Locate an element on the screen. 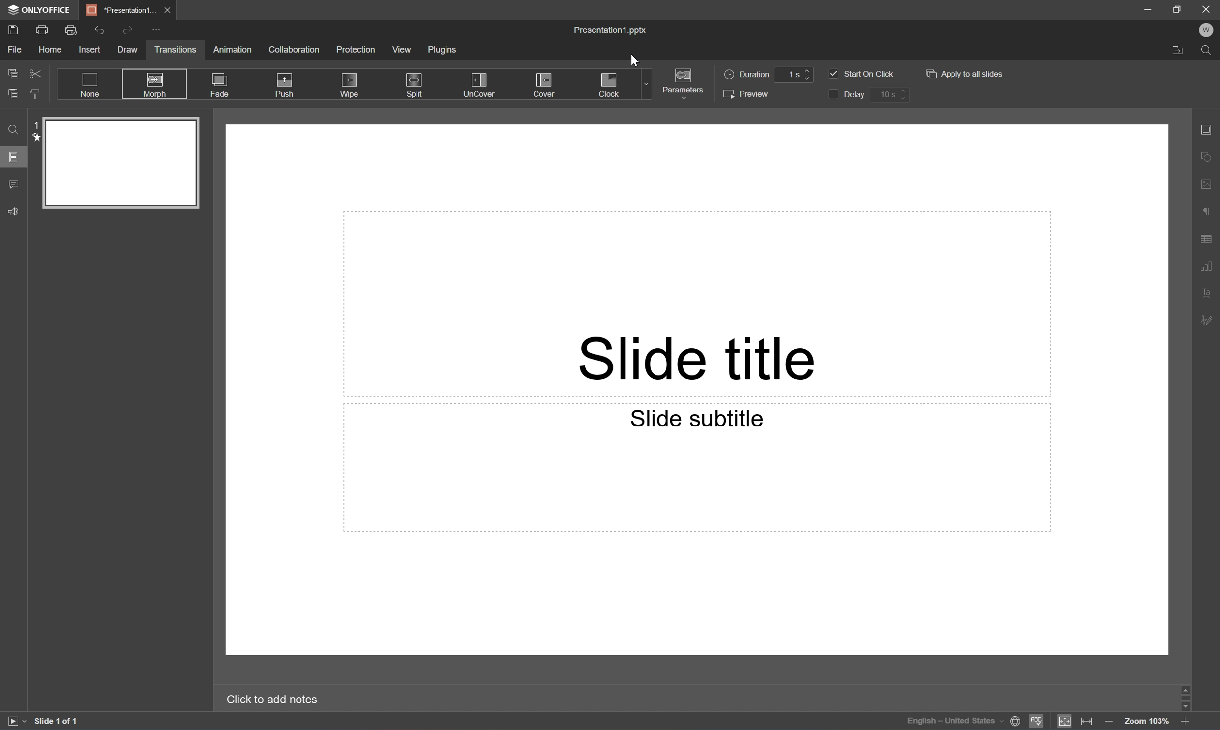 This screenshot has height=730, width=1220. Cursor is located at coordinates (634, 60).